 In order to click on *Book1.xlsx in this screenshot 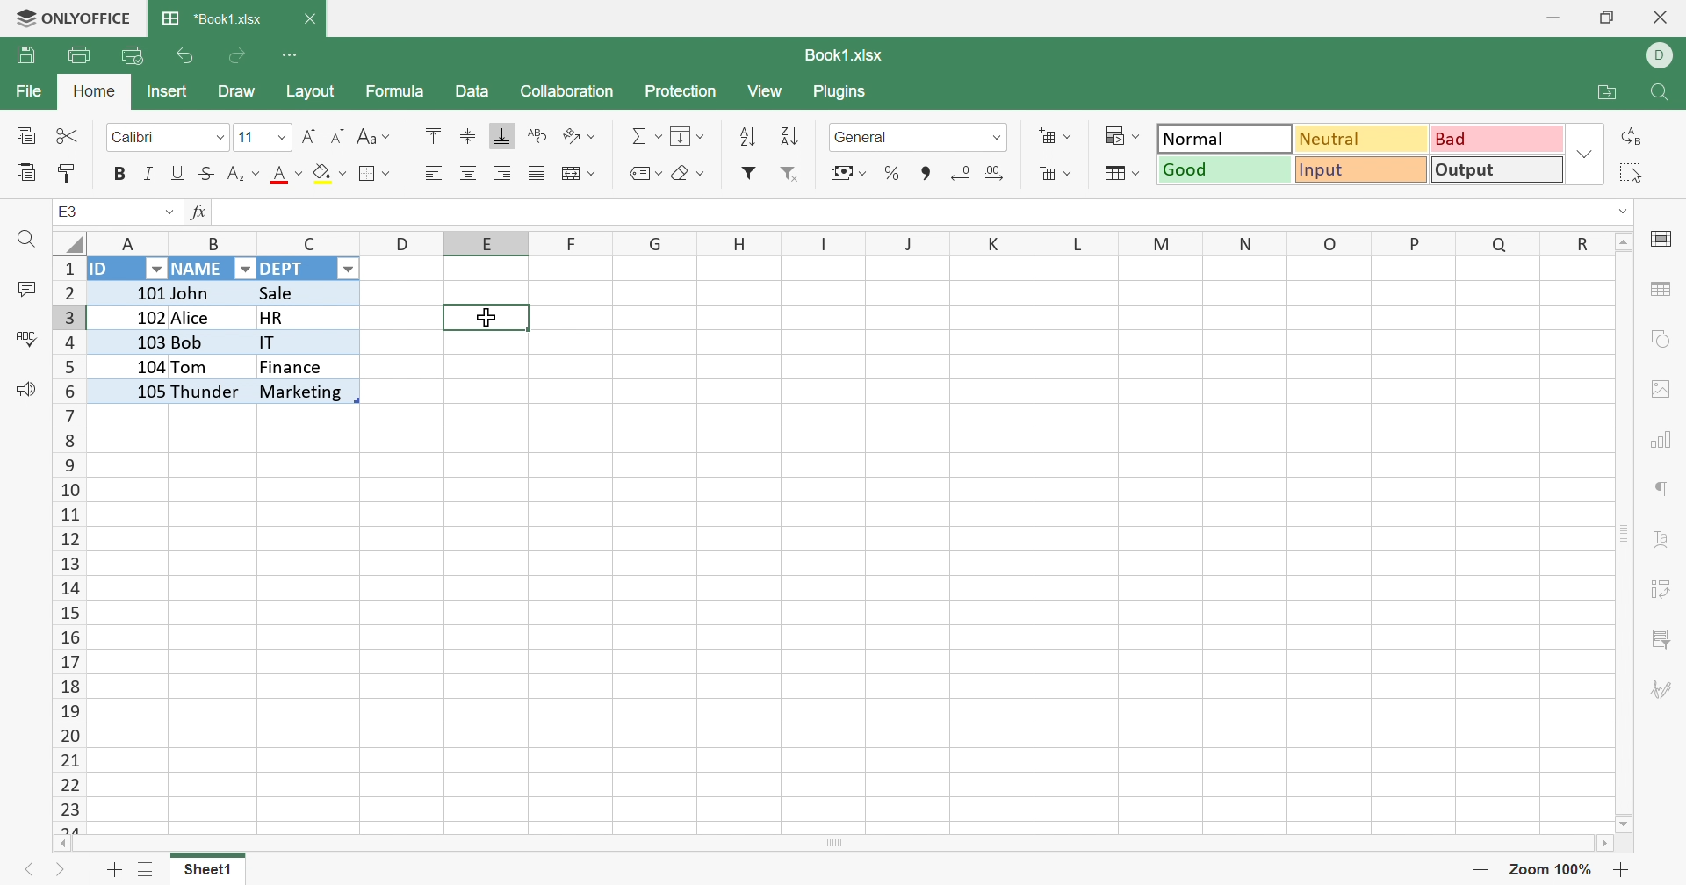, I will do `click(214, 20)`.